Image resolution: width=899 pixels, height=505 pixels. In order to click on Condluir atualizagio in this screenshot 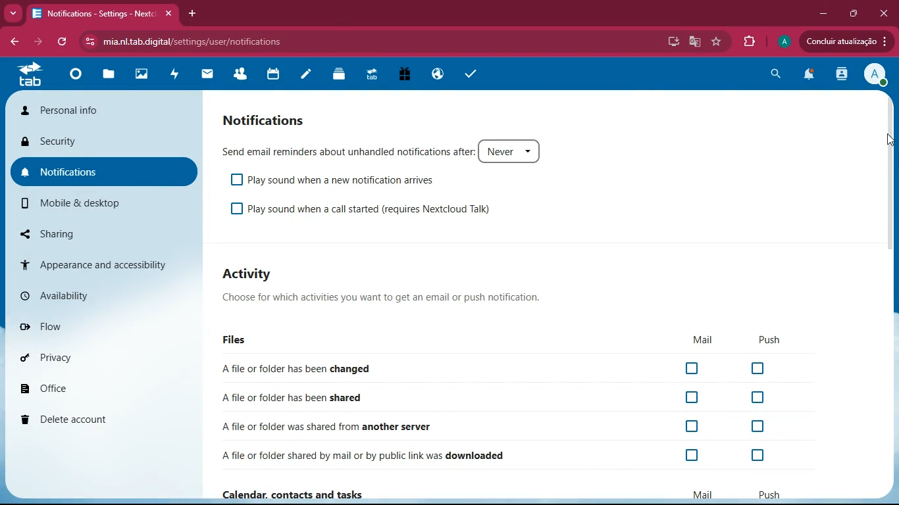, I will do `click(851, 43)`.